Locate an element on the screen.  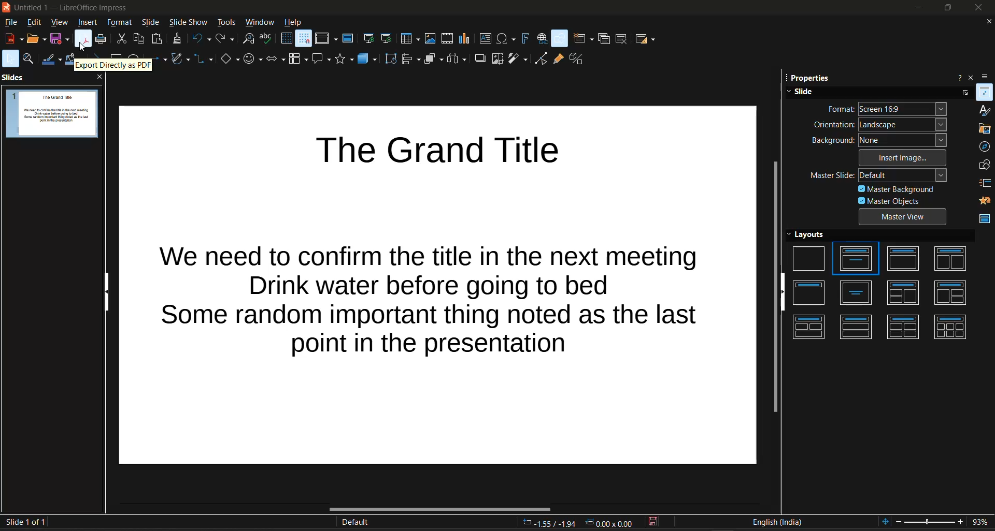
find and replace is located at coordinates (249, 38).